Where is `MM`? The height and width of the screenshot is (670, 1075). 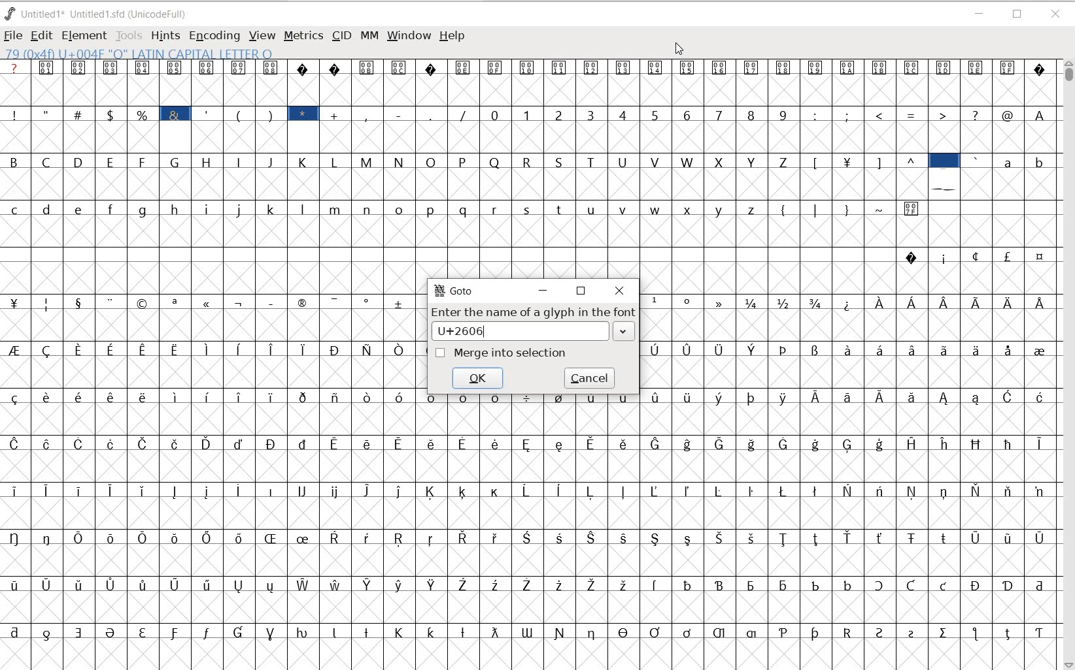 MM is located at coordinates (367, 35).